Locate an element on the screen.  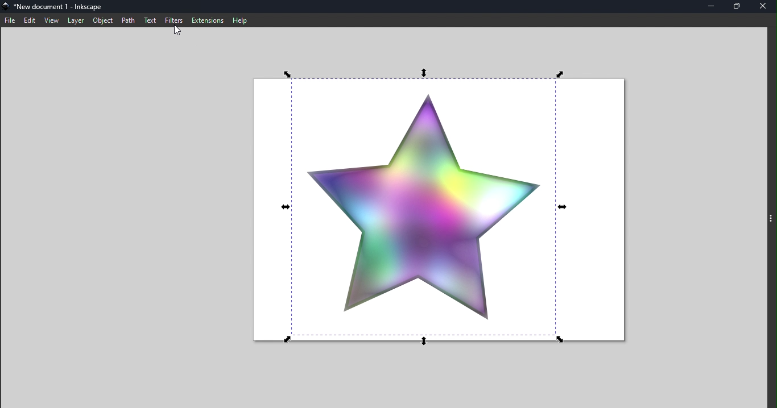
Close is located at coordinates (764, 6).